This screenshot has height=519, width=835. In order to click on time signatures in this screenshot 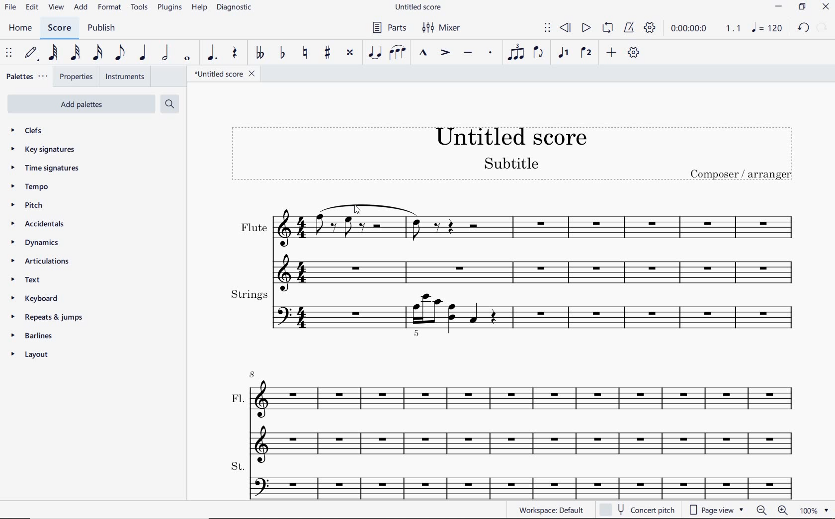, I will do `click(44, 169)`.